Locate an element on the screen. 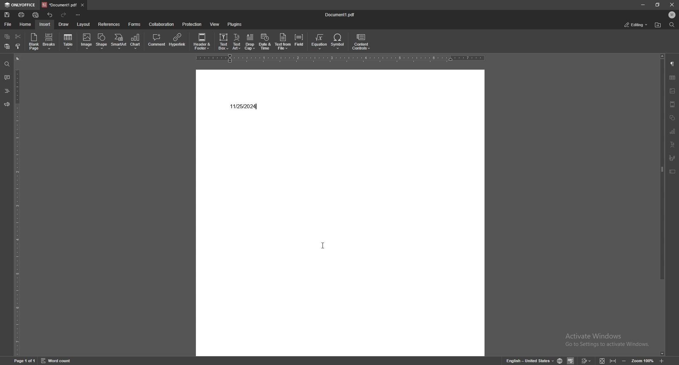 The width and height of the screenshot is (679, 365). cursor  is located at coordinates (324, 251).